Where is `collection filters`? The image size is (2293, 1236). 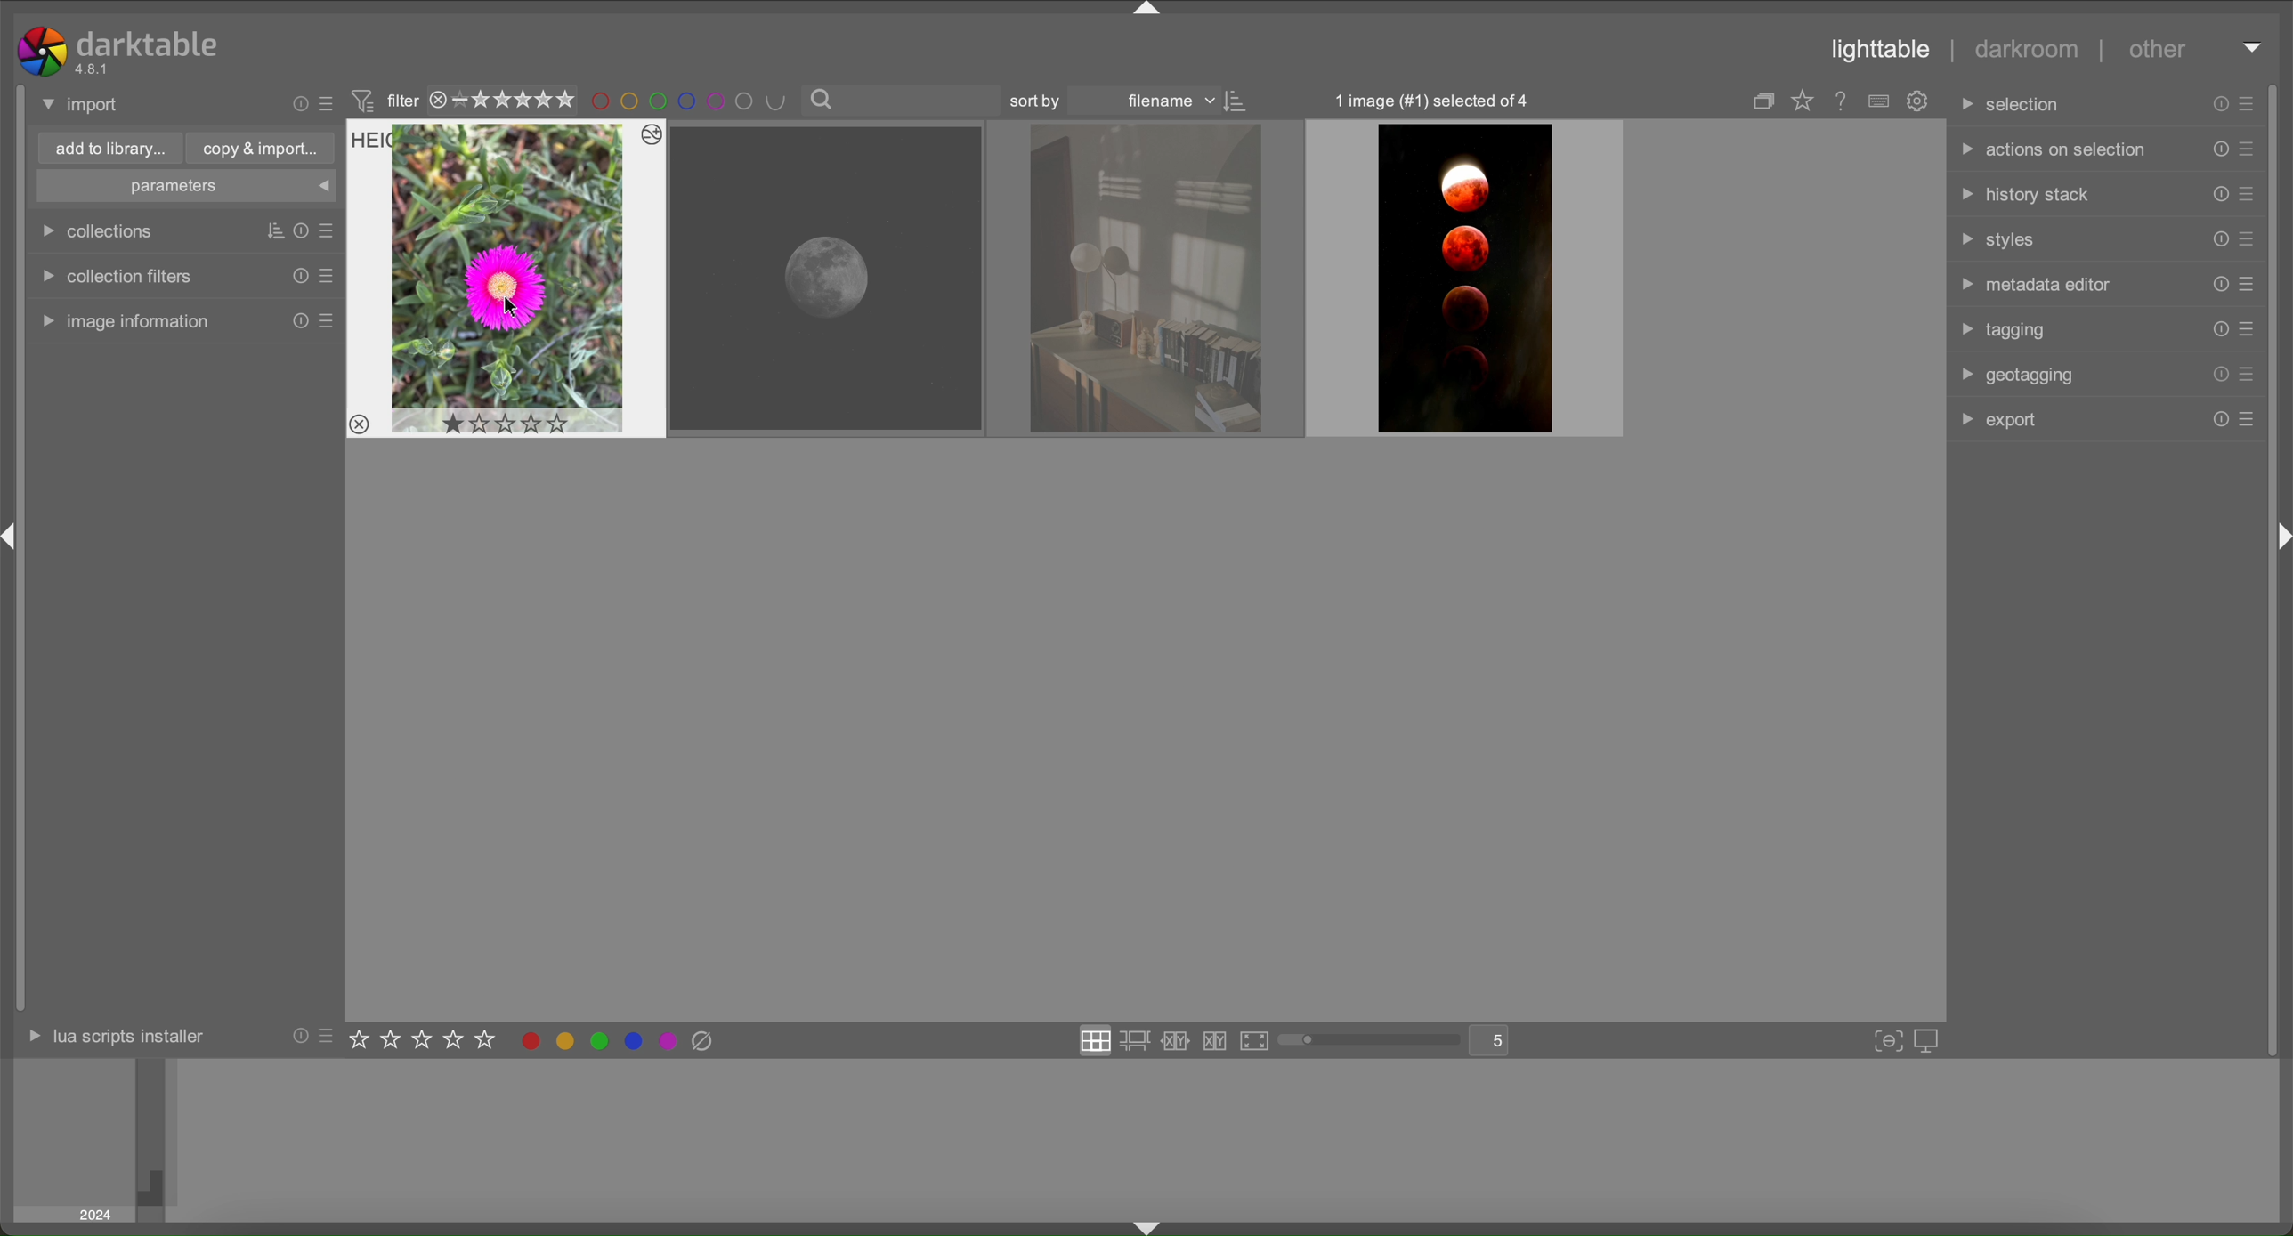
collection filters is located at coordinates (113, 278).